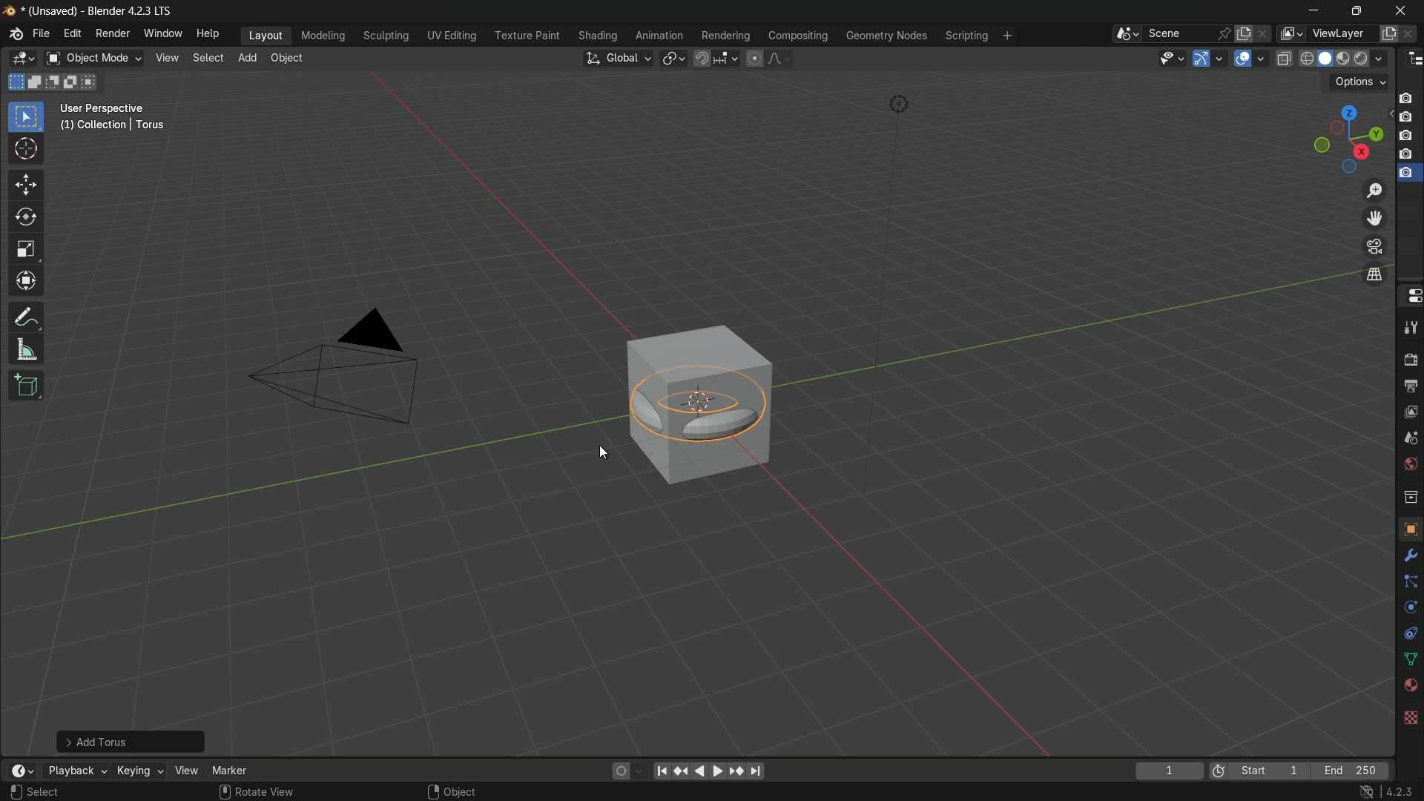 Image resolution: width=1424 pixels, height=801 pixels. Describe the element at coordinates (527, 36) in the screenshot. I see `texture paint` at that location.